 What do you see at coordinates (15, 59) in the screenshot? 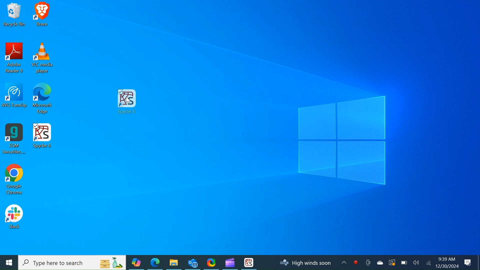
I see `Adobe Reader Desktop Icon` at bounding box center [15, 59].